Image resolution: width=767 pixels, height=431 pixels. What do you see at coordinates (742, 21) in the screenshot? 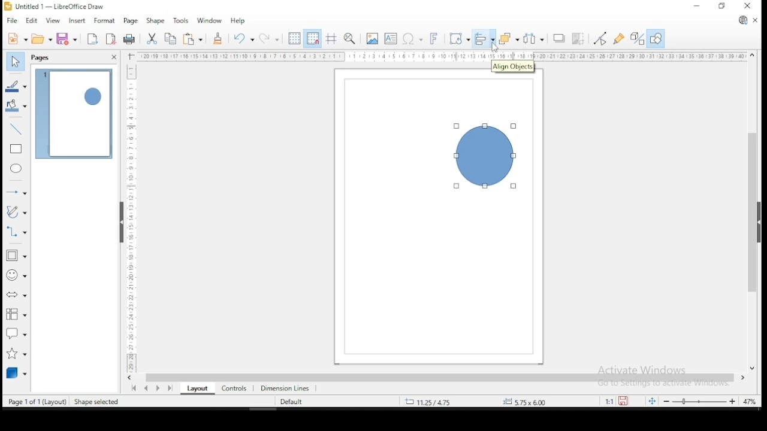
I see `libreoffice update` at bounding box center [742, 21].